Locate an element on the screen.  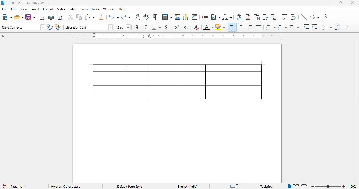
cursor is located at coordinates (126, 68).